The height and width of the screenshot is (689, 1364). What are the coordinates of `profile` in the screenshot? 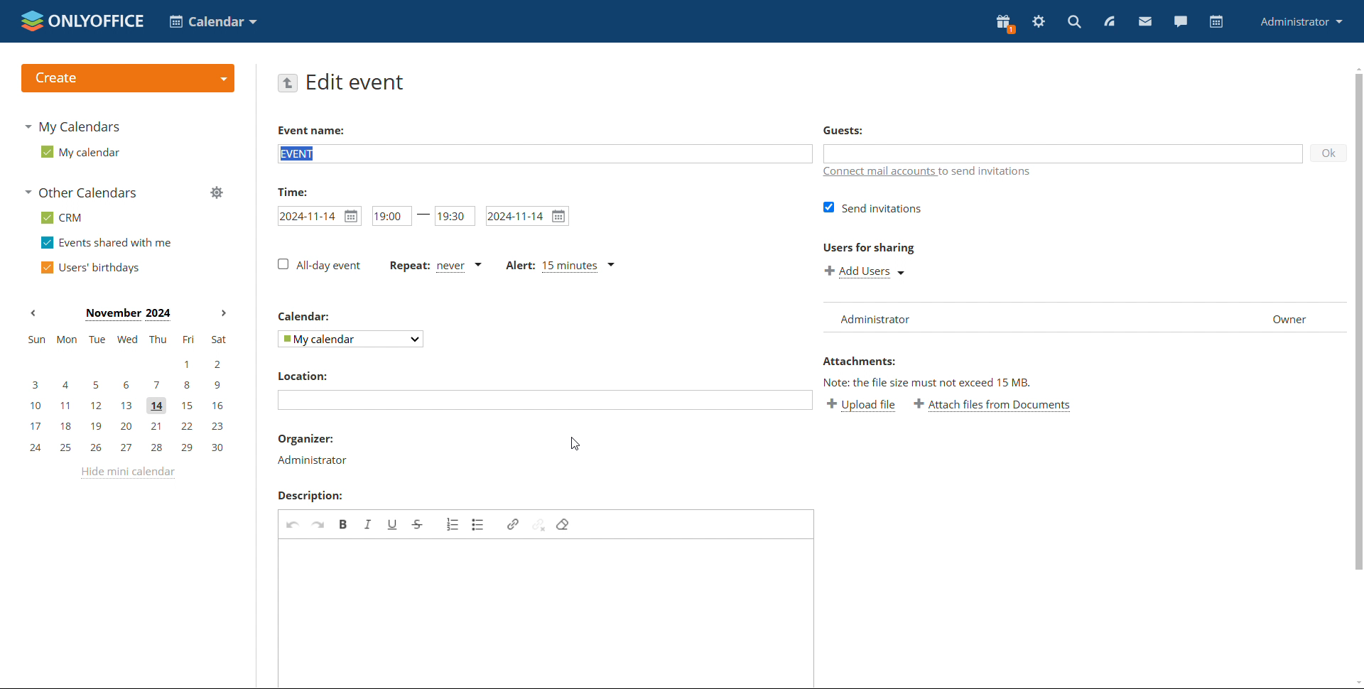 It's located at (1299, 23).